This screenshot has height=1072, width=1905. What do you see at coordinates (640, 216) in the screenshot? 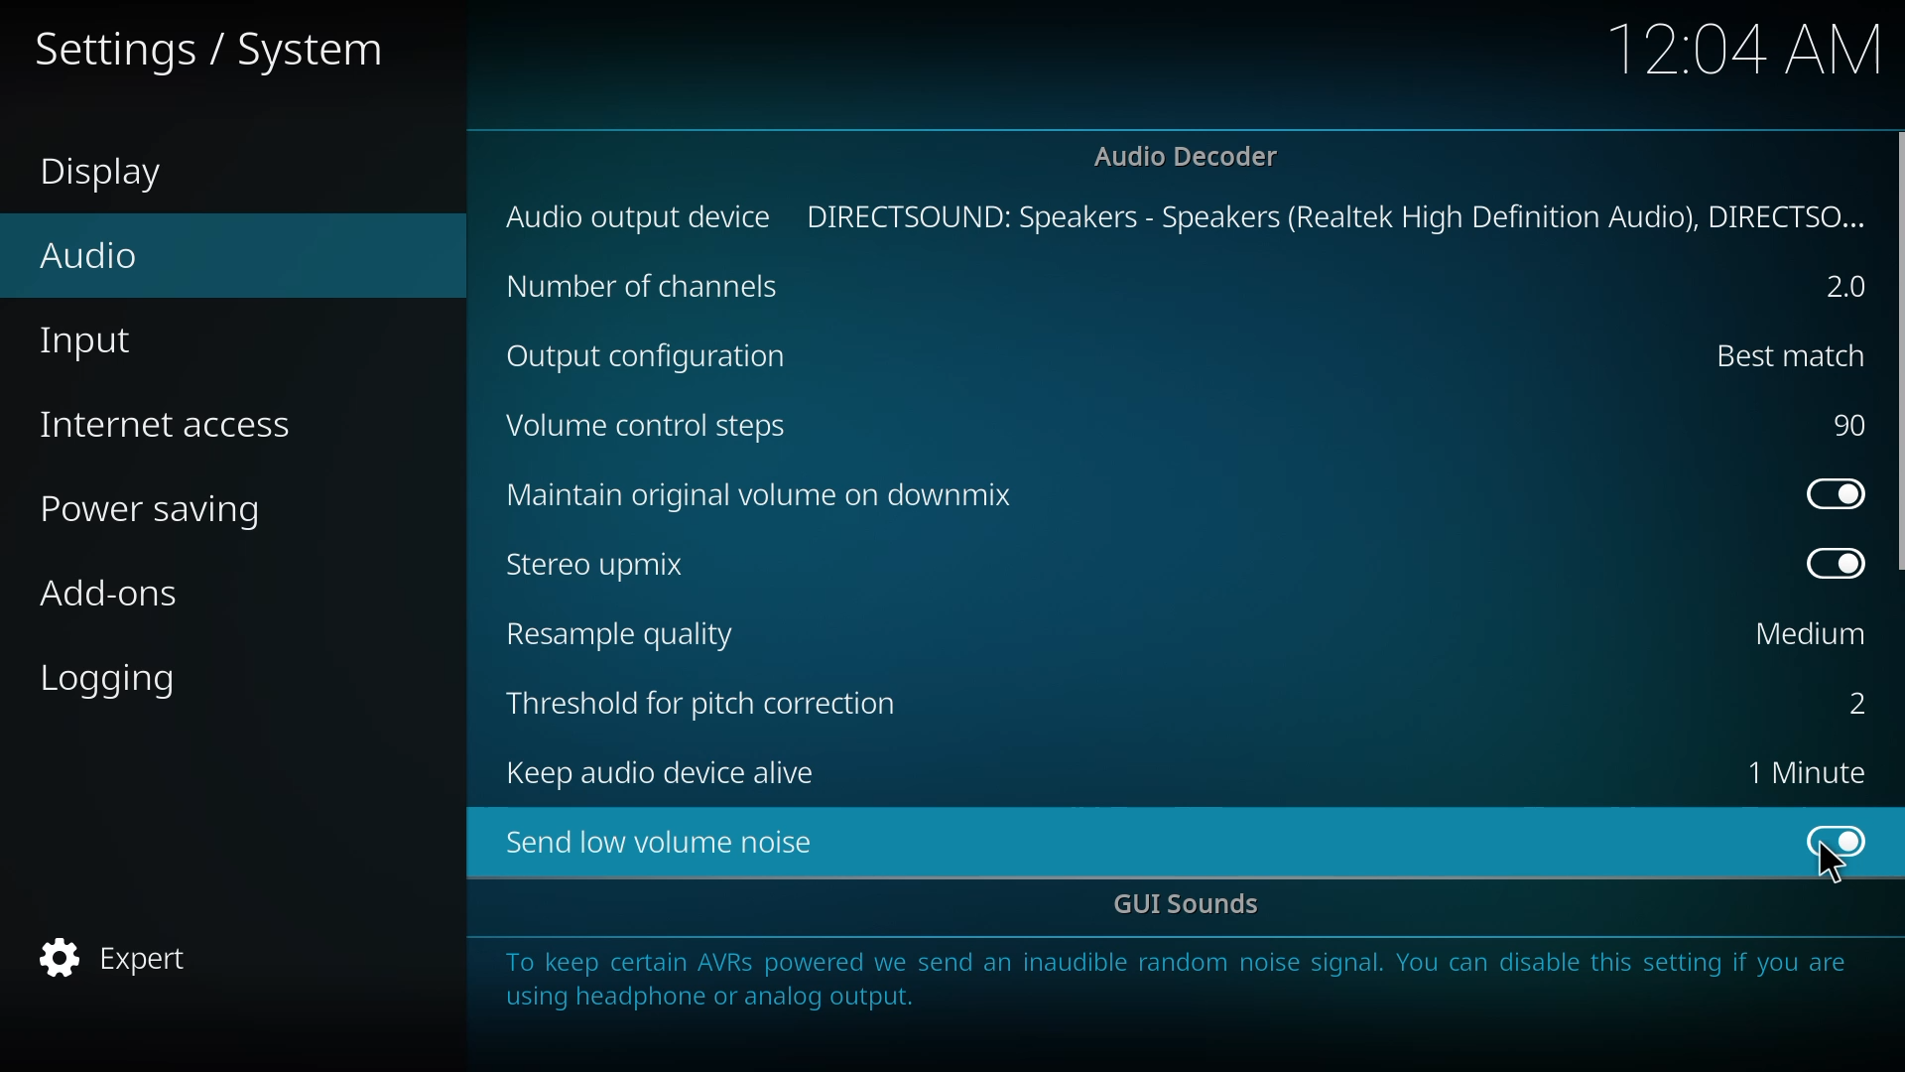
I see `audio output device` at bounding box center [640, 216].